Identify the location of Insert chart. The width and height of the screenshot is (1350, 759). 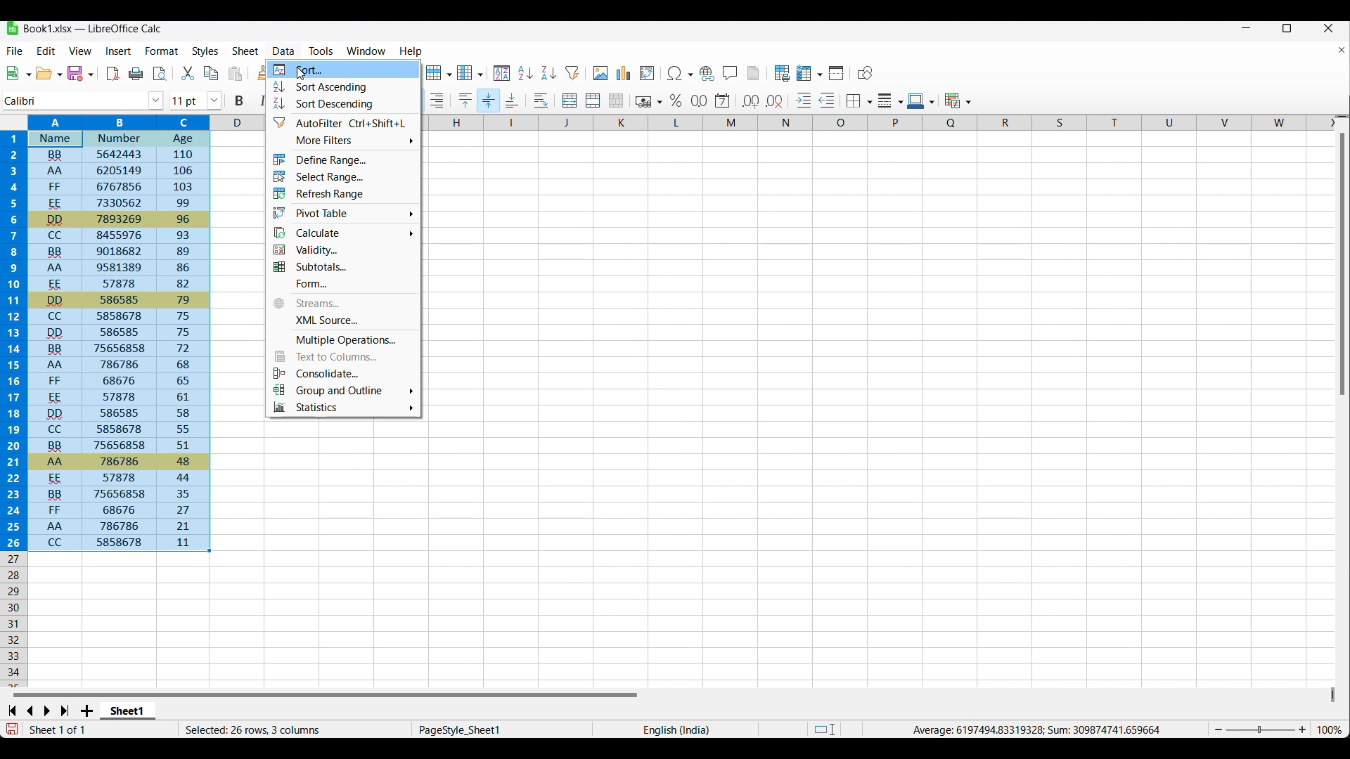
(624, 73).